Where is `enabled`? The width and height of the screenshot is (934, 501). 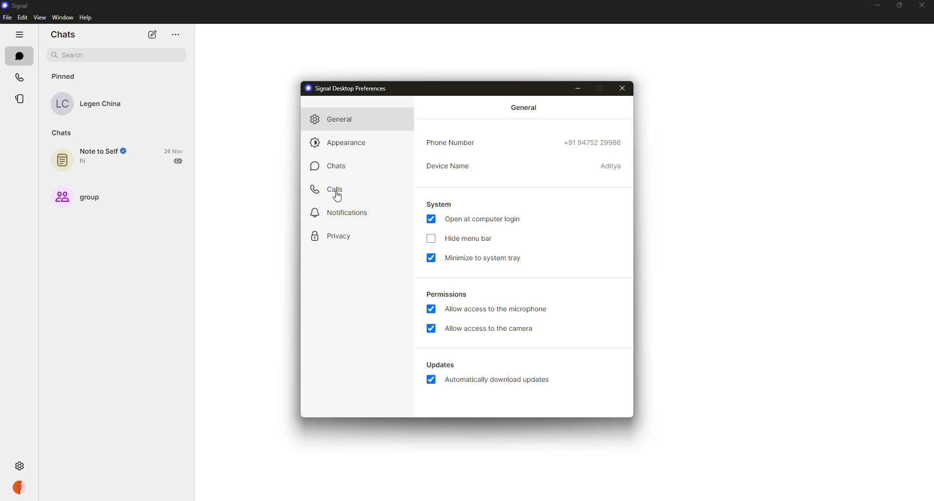 enabled is located at coordinates (433, 329).